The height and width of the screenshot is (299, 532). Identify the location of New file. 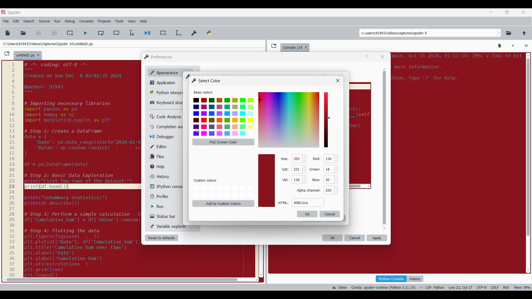
(7, 33).